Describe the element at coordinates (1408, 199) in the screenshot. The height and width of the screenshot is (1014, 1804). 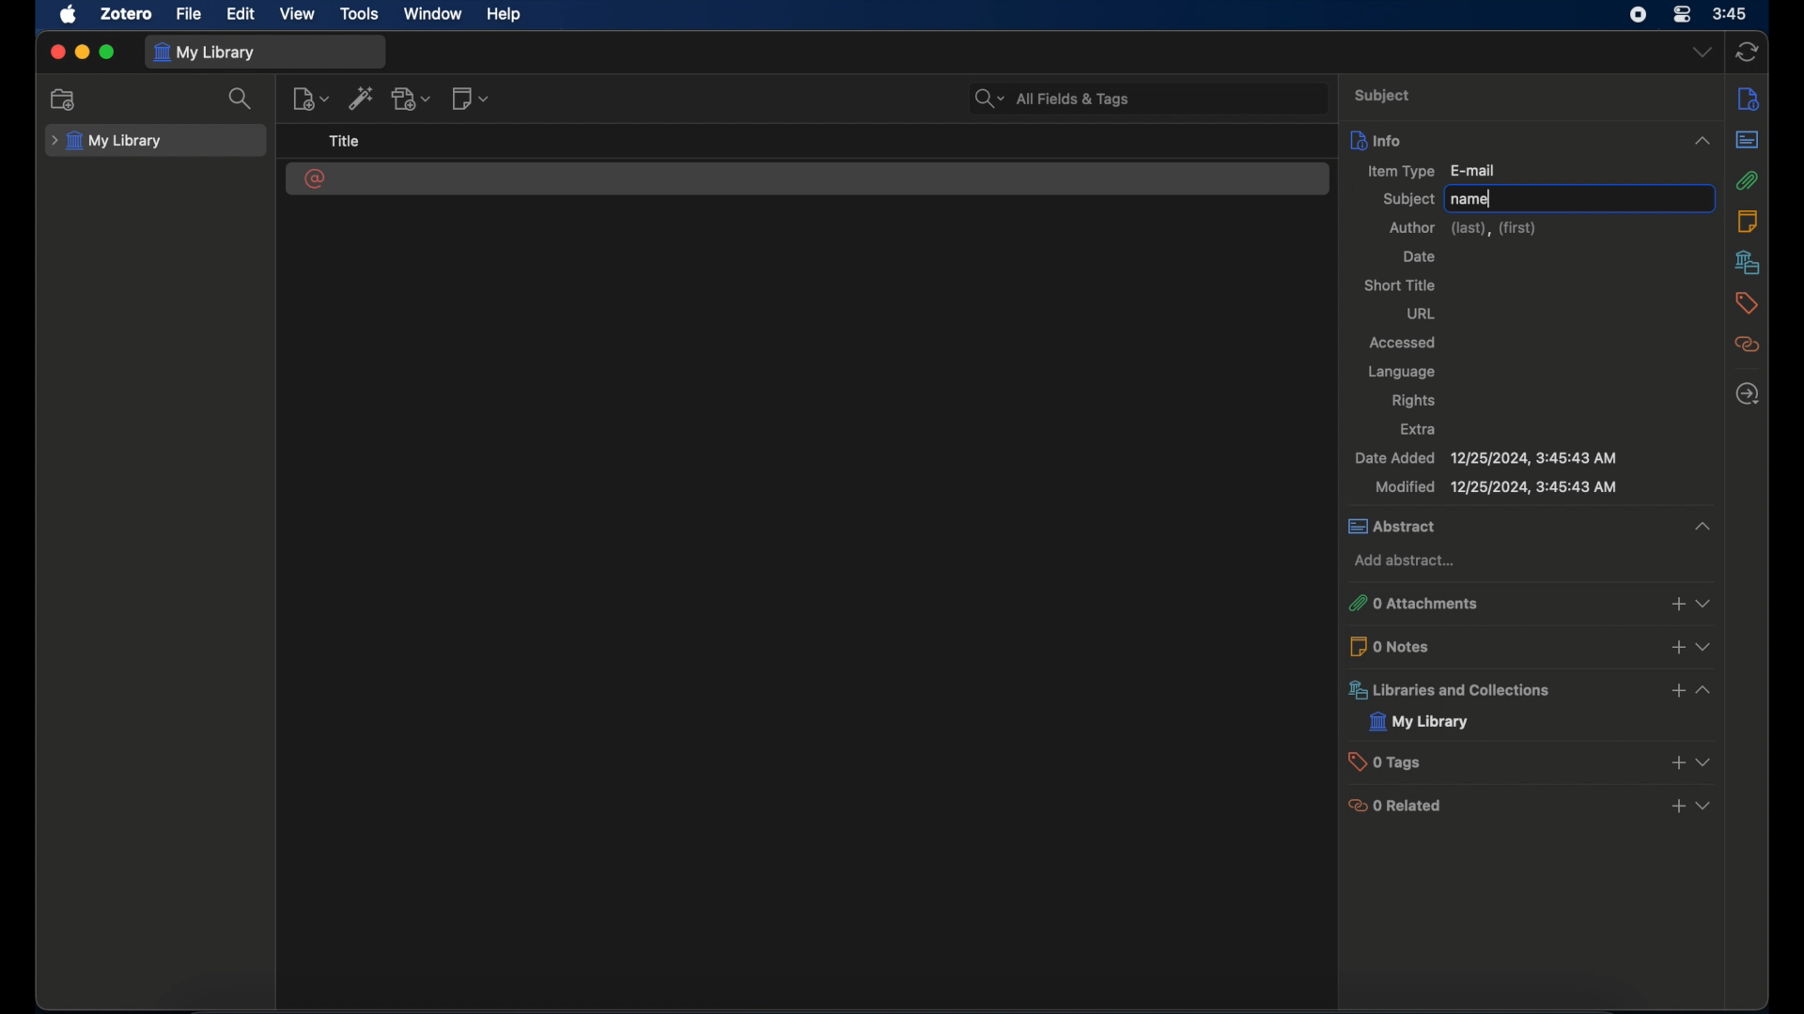
I see `subject` at that location.